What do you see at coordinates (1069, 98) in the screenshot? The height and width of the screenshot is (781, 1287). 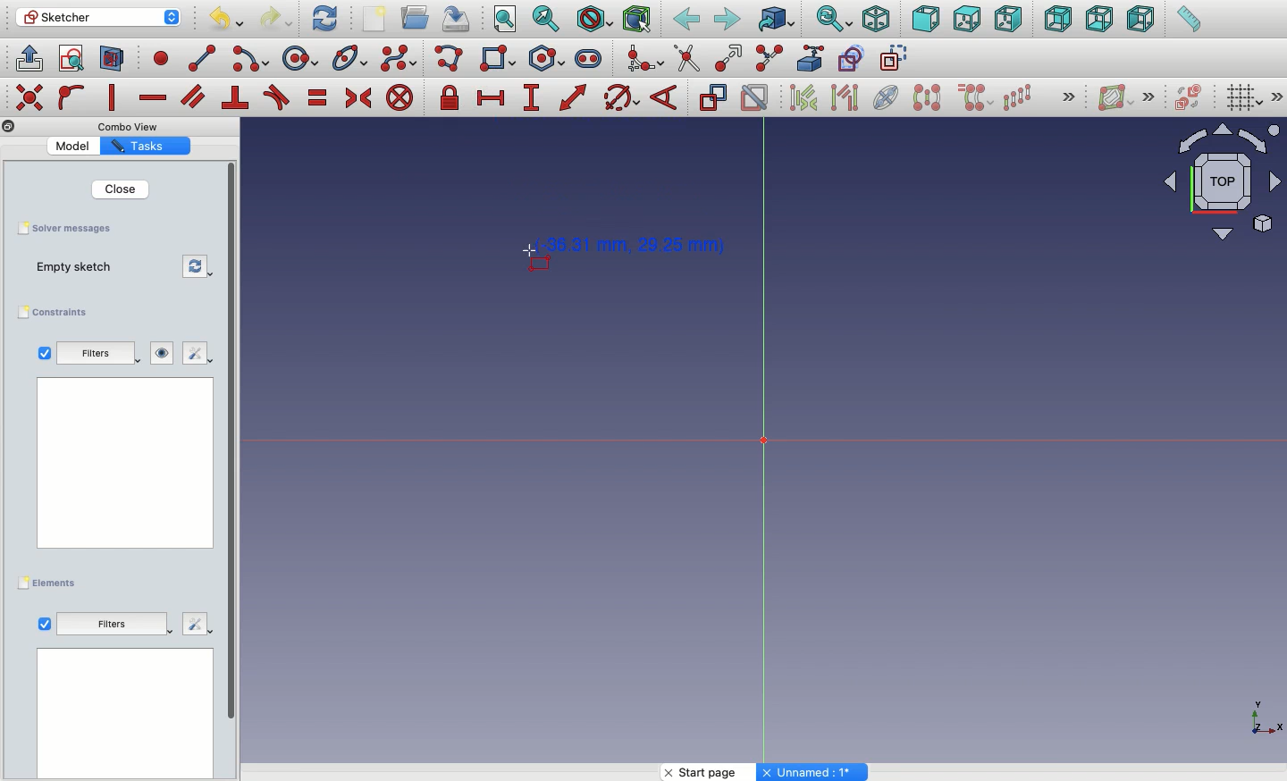 I see `Expand` at bounding box center [1069, 98].